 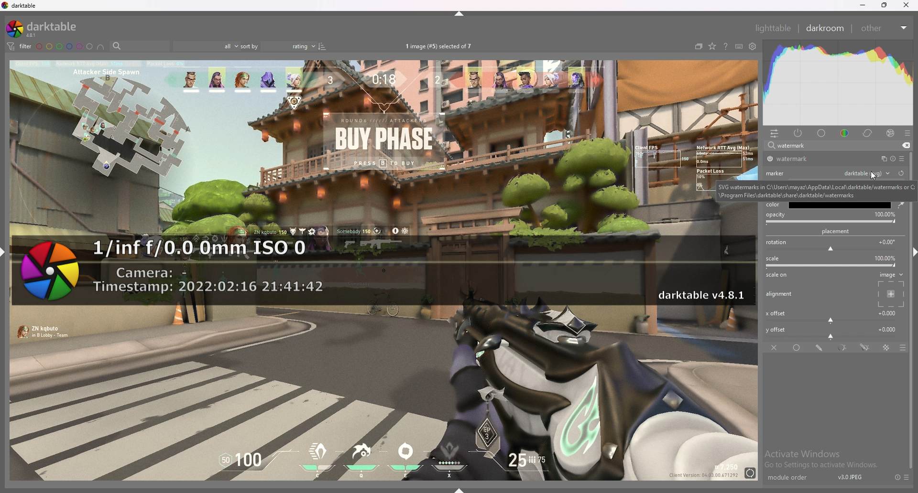 I want to click on blending options, so click(x=898, y=348).